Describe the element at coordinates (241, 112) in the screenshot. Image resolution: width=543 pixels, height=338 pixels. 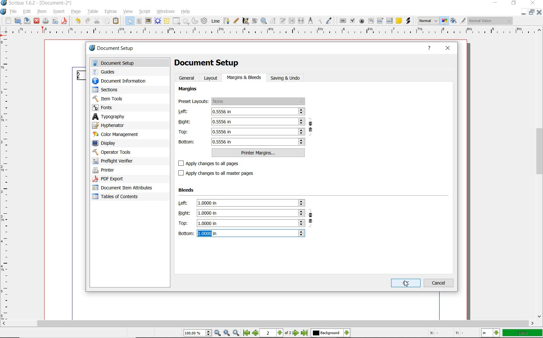
I see `left` at that location.